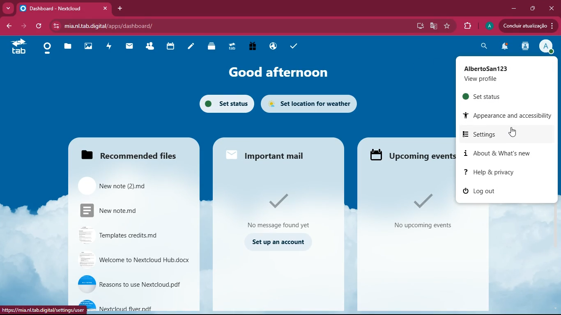 Image resolution: width=561 pixels, height=315 pixels. I want to click on google translate, so click(433, 26).